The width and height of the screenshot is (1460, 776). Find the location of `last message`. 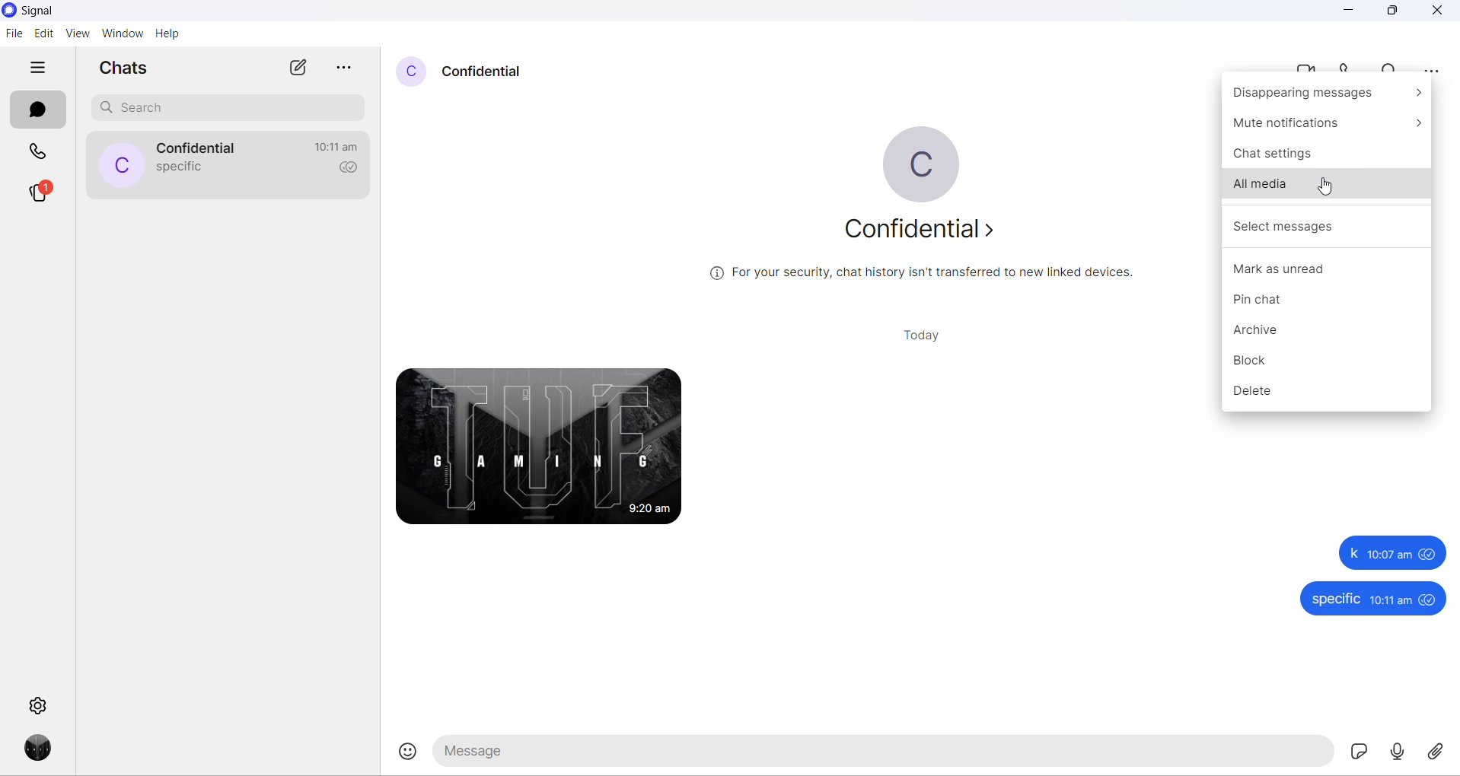

last message is located at coordinates (177, 169).